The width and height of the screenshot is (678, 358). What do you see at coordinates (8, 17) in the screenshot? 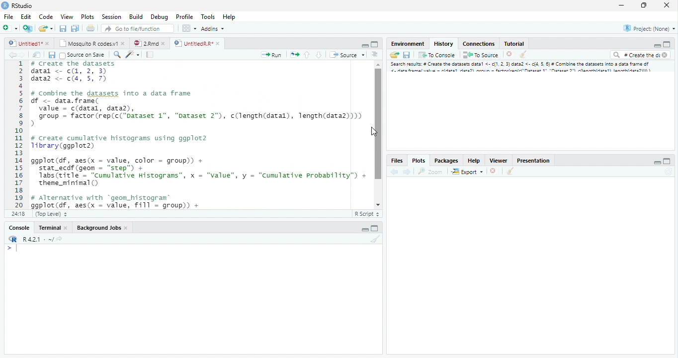
I see `File` at bounding box center [8, 17].